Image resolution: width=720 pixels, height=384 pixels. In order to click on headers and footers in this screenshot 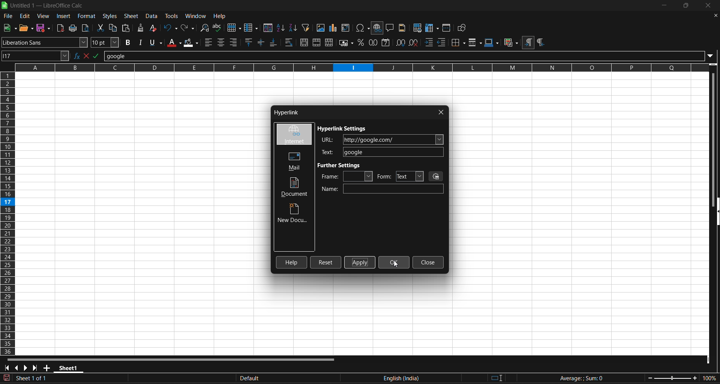, I will do `click(403, 28)`.